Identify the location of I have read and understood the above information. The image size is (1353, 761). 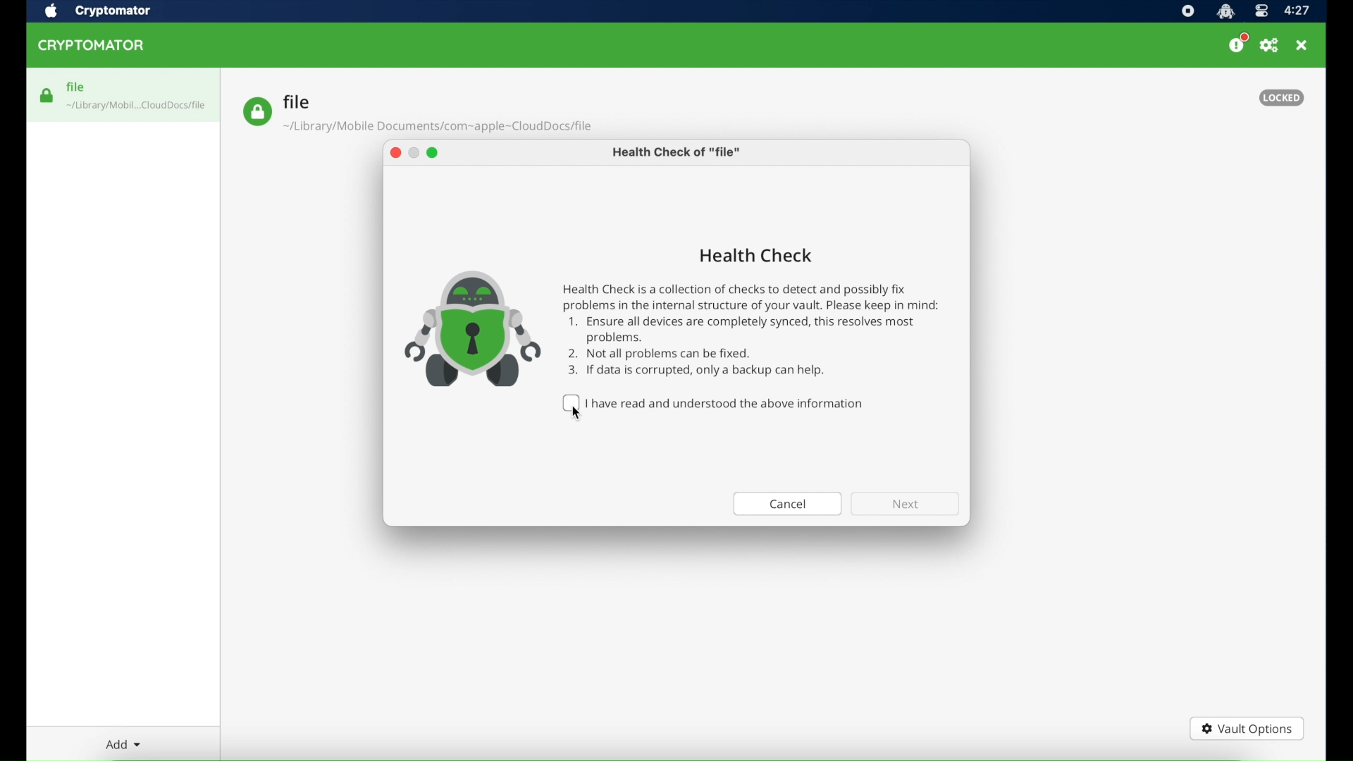
(717, 404).